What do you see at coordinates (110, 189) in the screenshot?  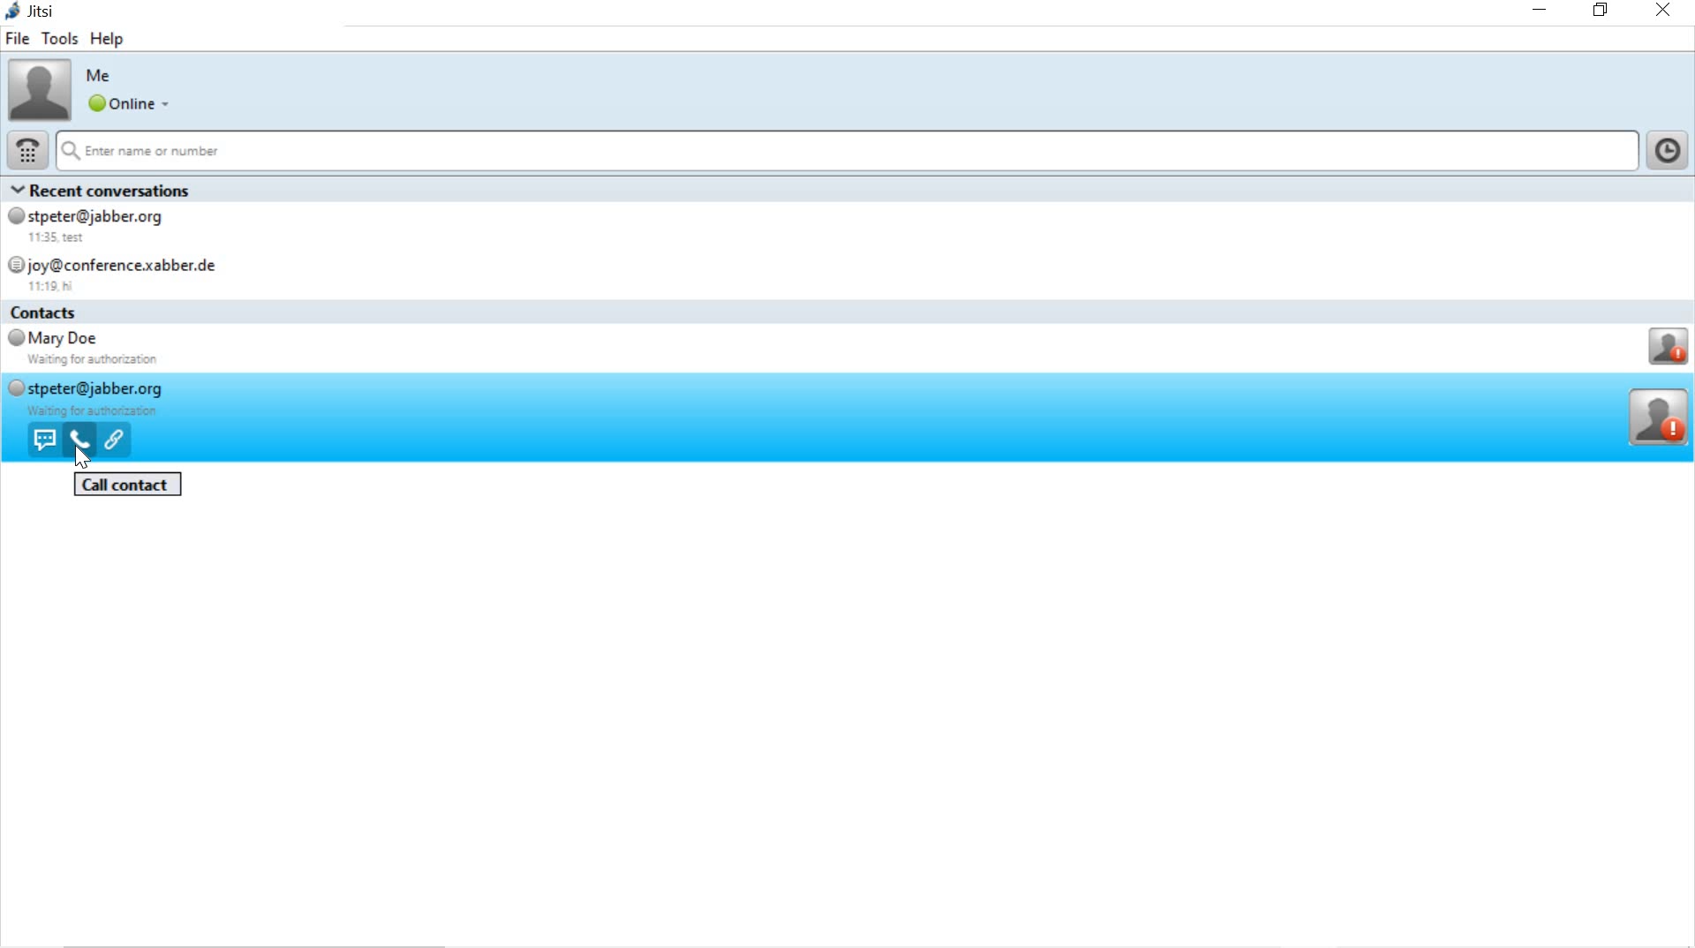 I see `Recent conversations` at bounding box center [110, 189].